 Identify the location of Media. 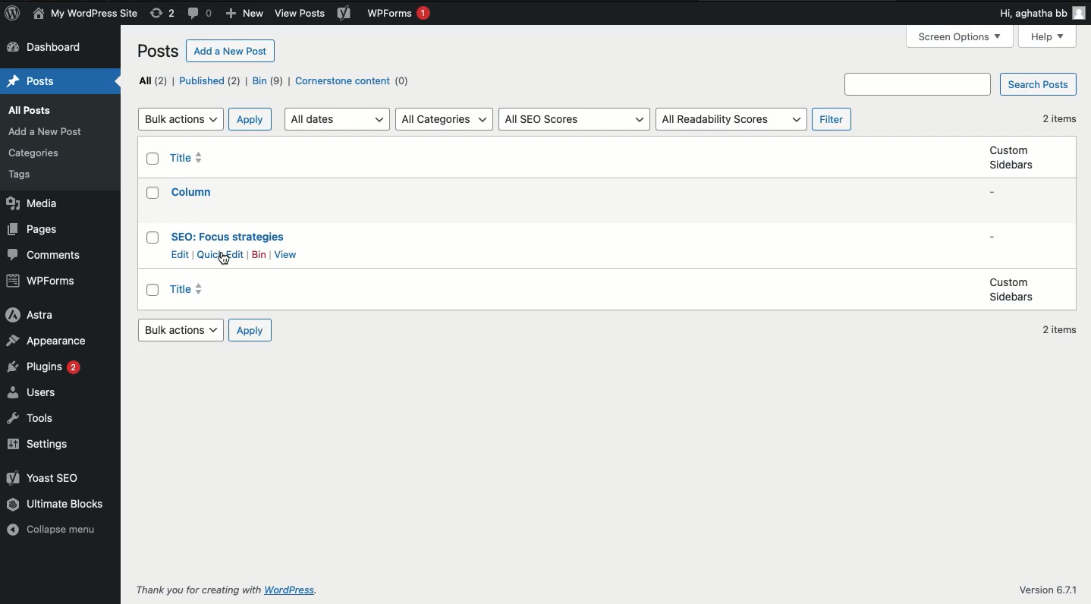
(30, 204).